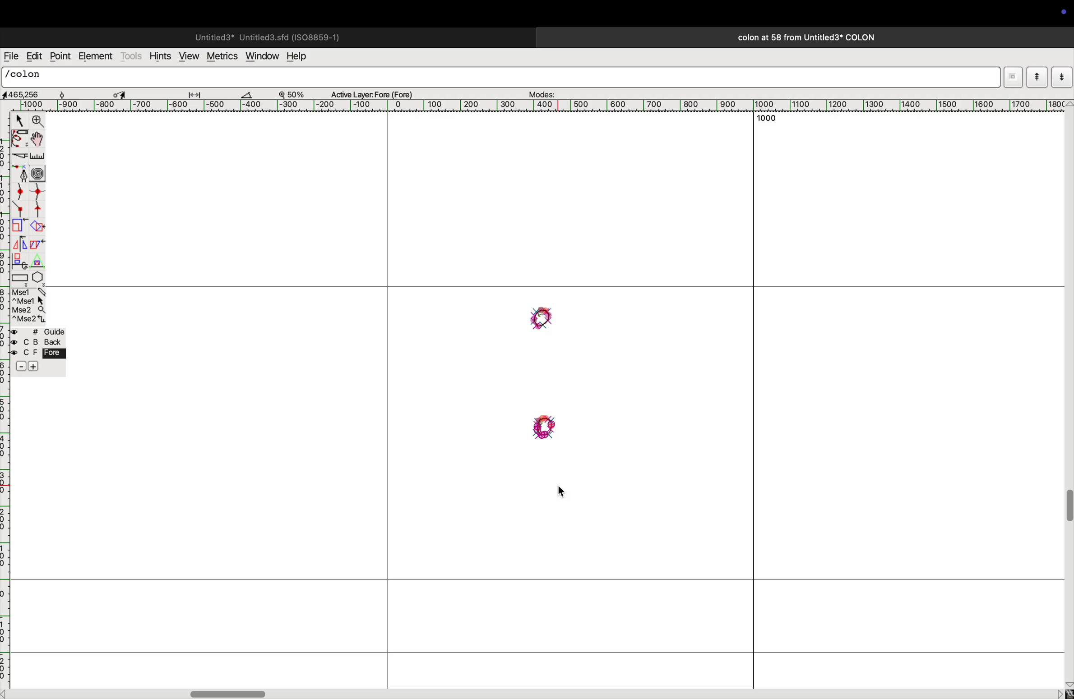  What do you see at coordinates (38, 270) in the screenshot?
I see `pentagon` at bounding box center [38, 270].